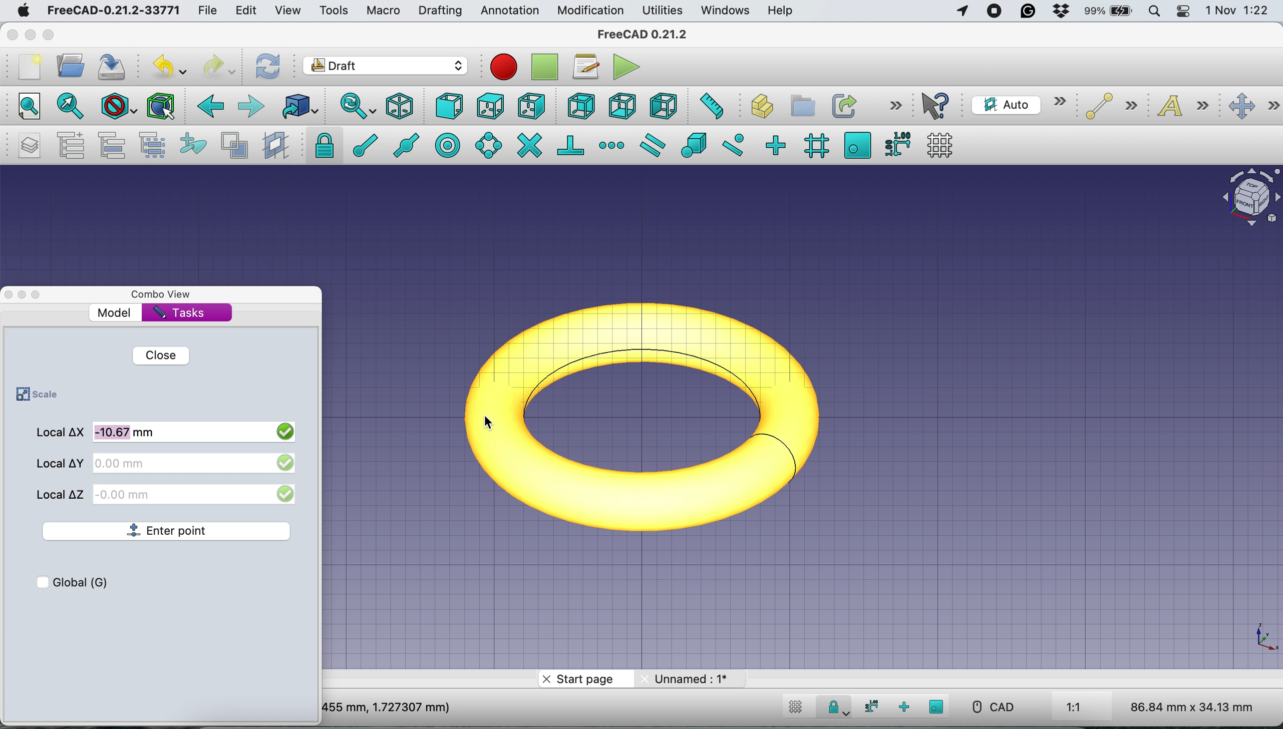 This screenshot has height=729, width=1283. Describe the element at coordinates (814, 147) in the screenshot. I see `snap grid` at that location.